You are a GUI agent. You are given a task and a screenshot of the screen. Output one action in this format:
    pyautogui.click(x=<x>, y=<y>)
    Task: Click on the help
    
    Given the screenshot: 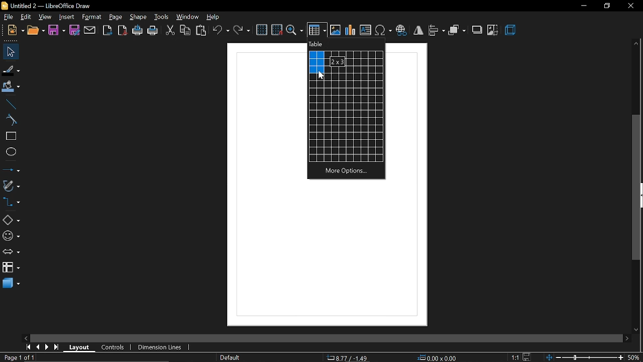 What is the action you would take?
    pyautogui.click(x=212, y=17)
    